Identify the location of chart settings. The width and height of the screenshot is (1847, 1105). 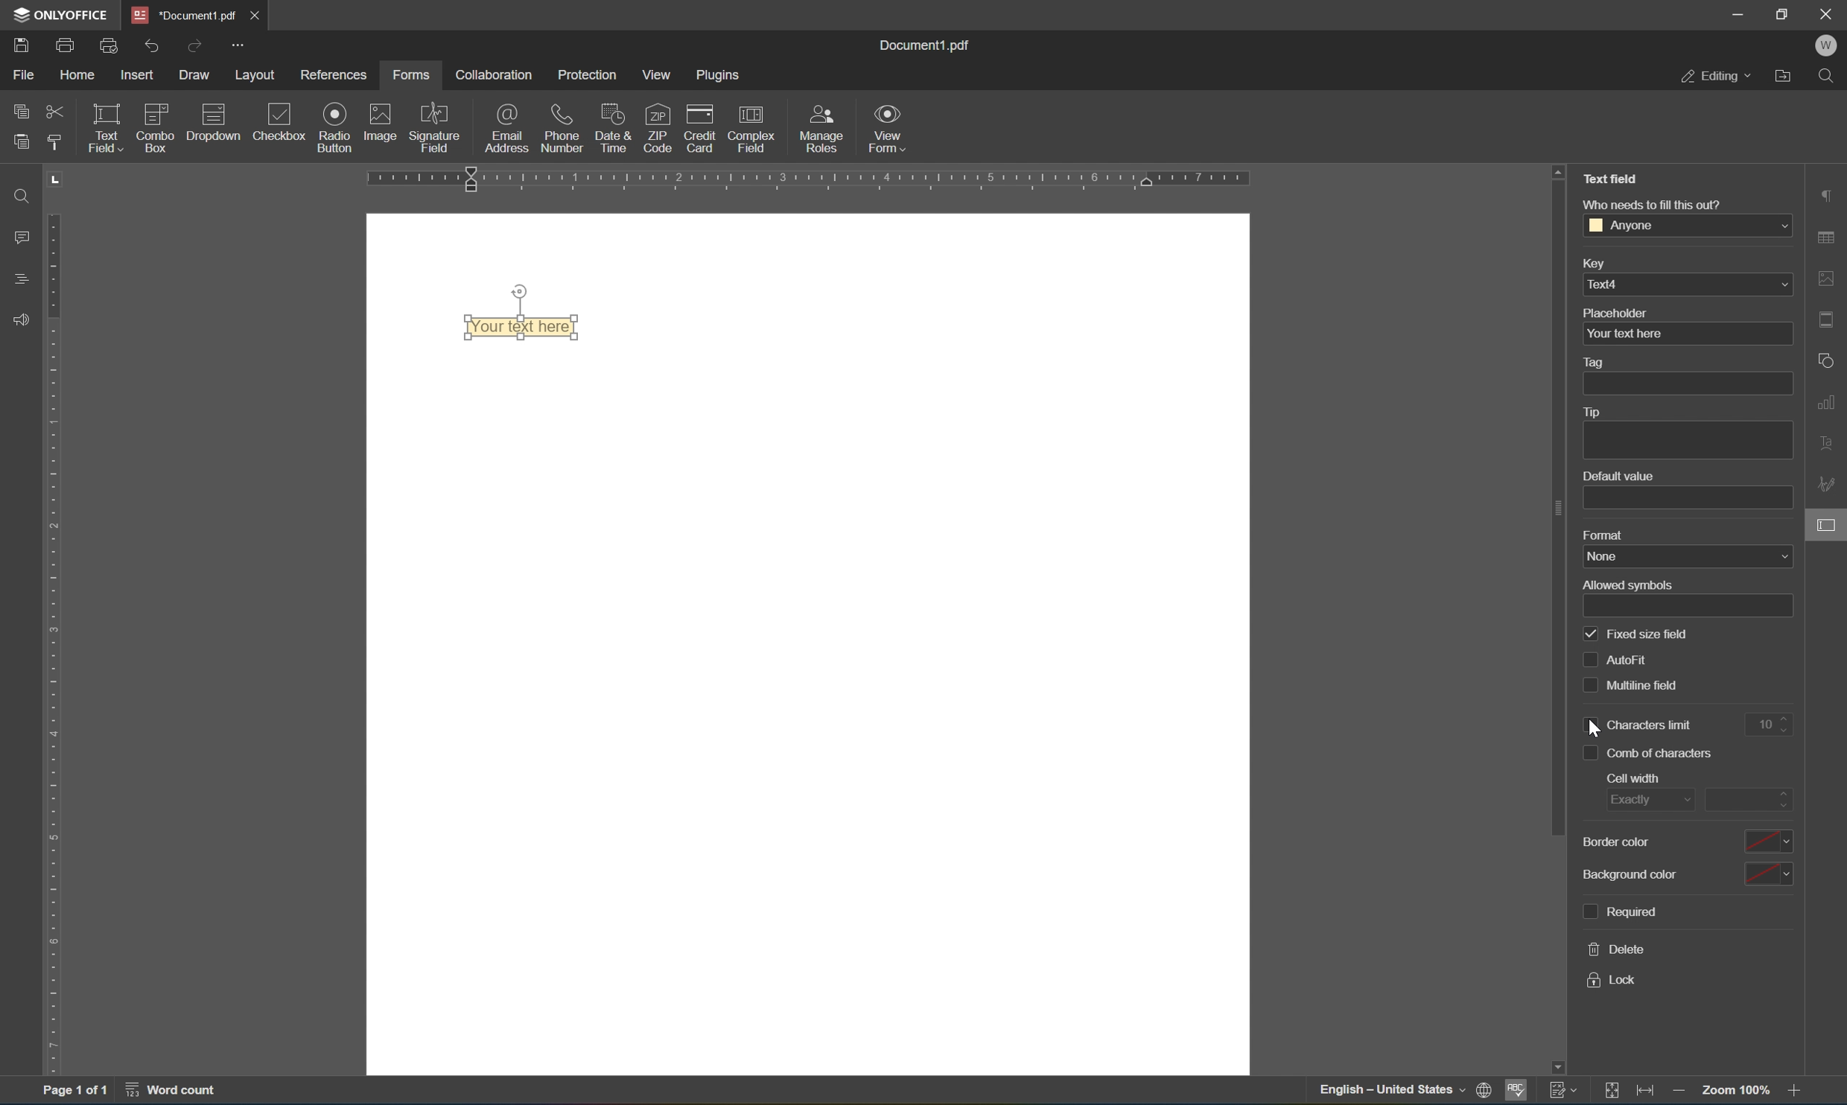
(1831, 403).